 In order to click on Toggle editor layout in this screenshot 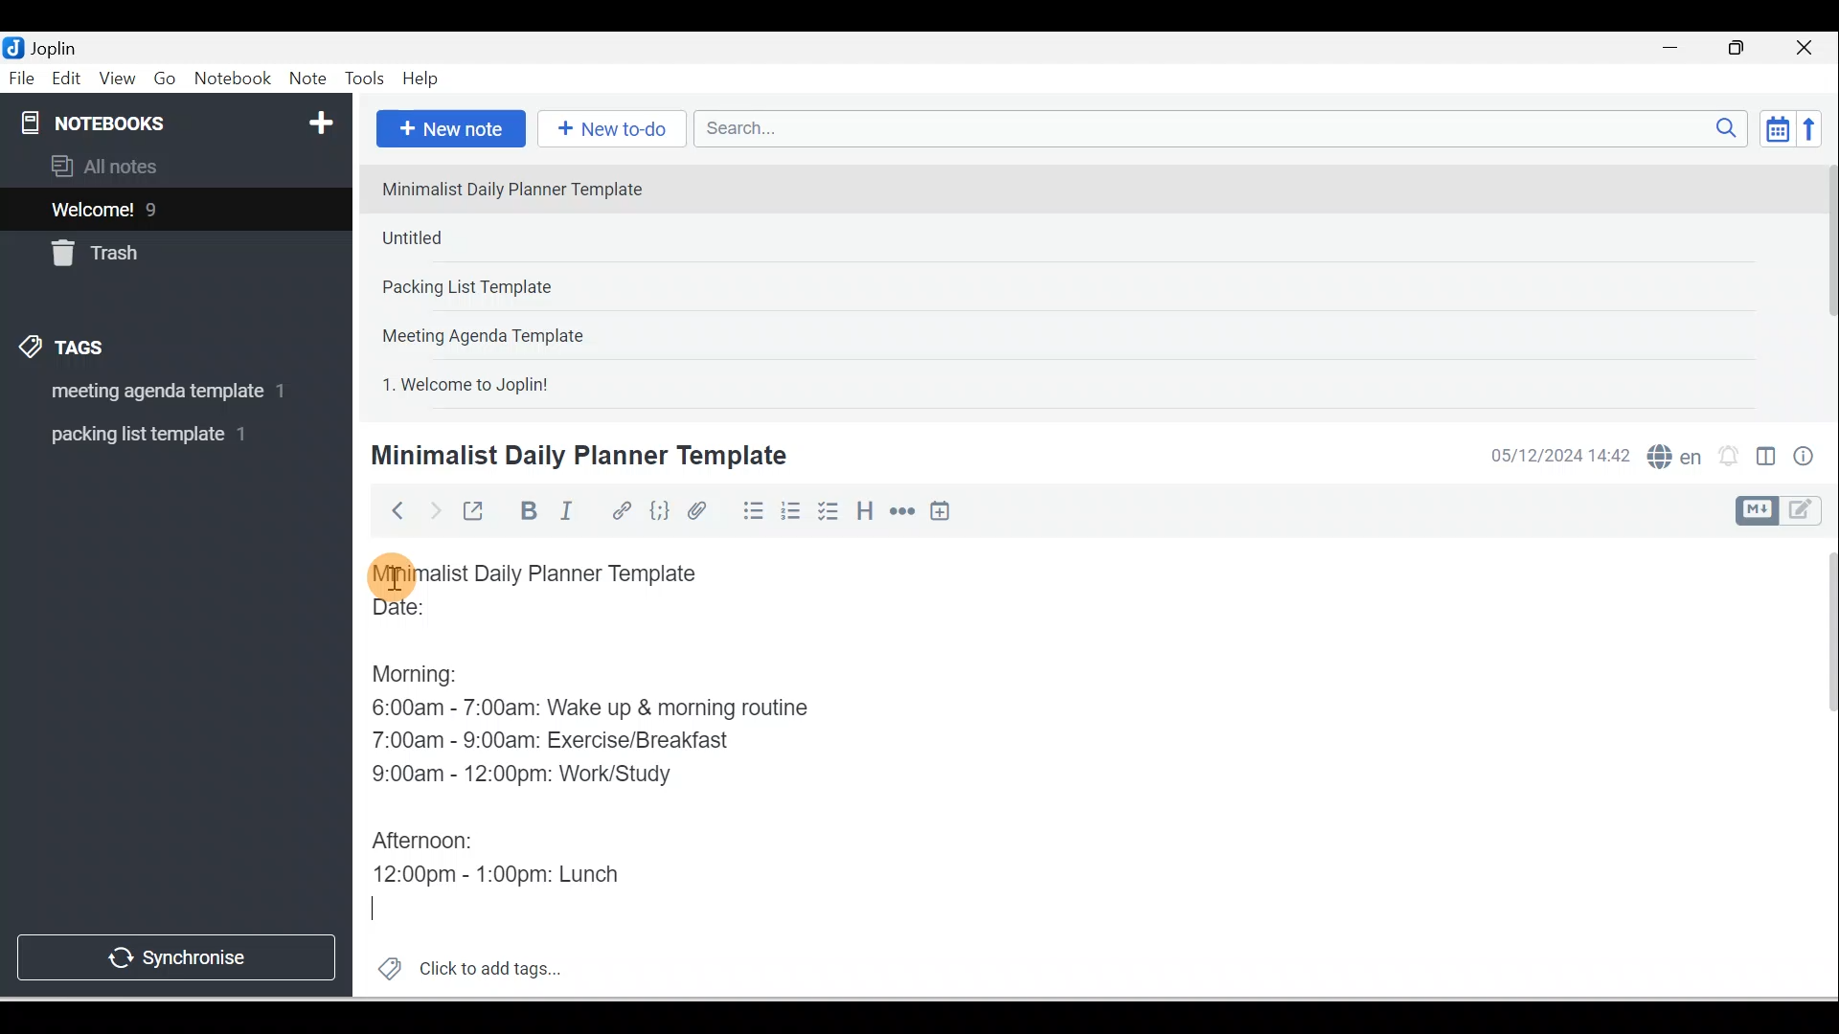, I will do `click(1785, 511)`.